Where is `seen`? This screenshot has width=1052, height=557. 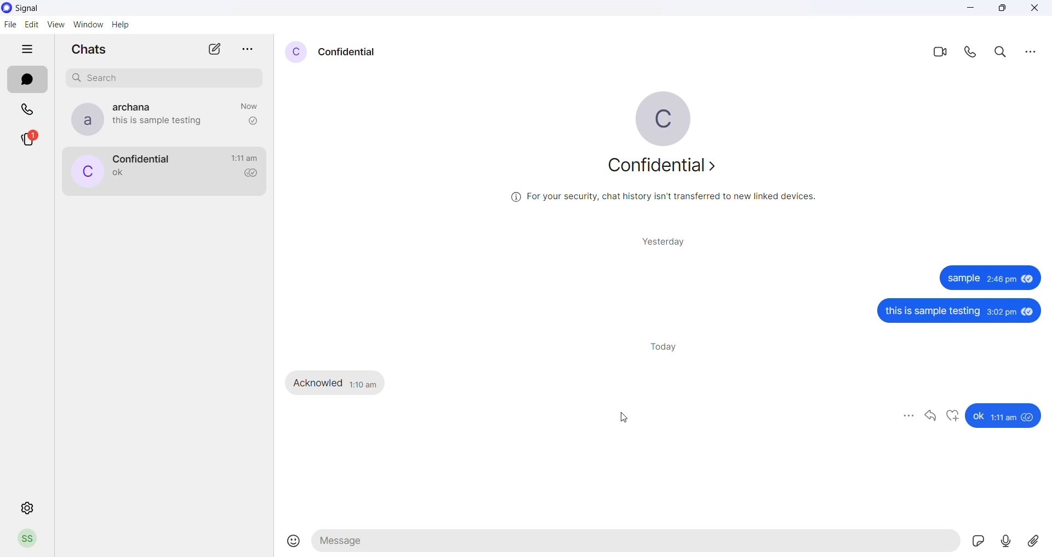
seen is located at coordinates (1029, 312).